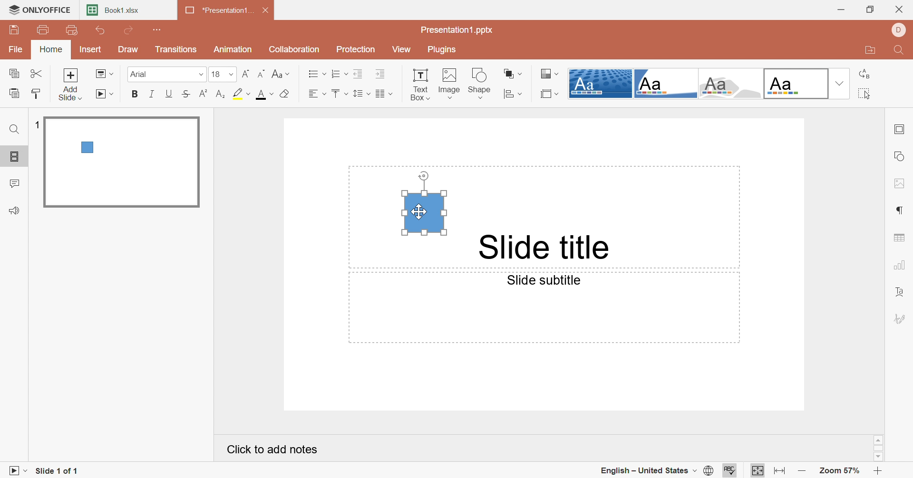  I want to click on Decrement font size, so click(261, 74).